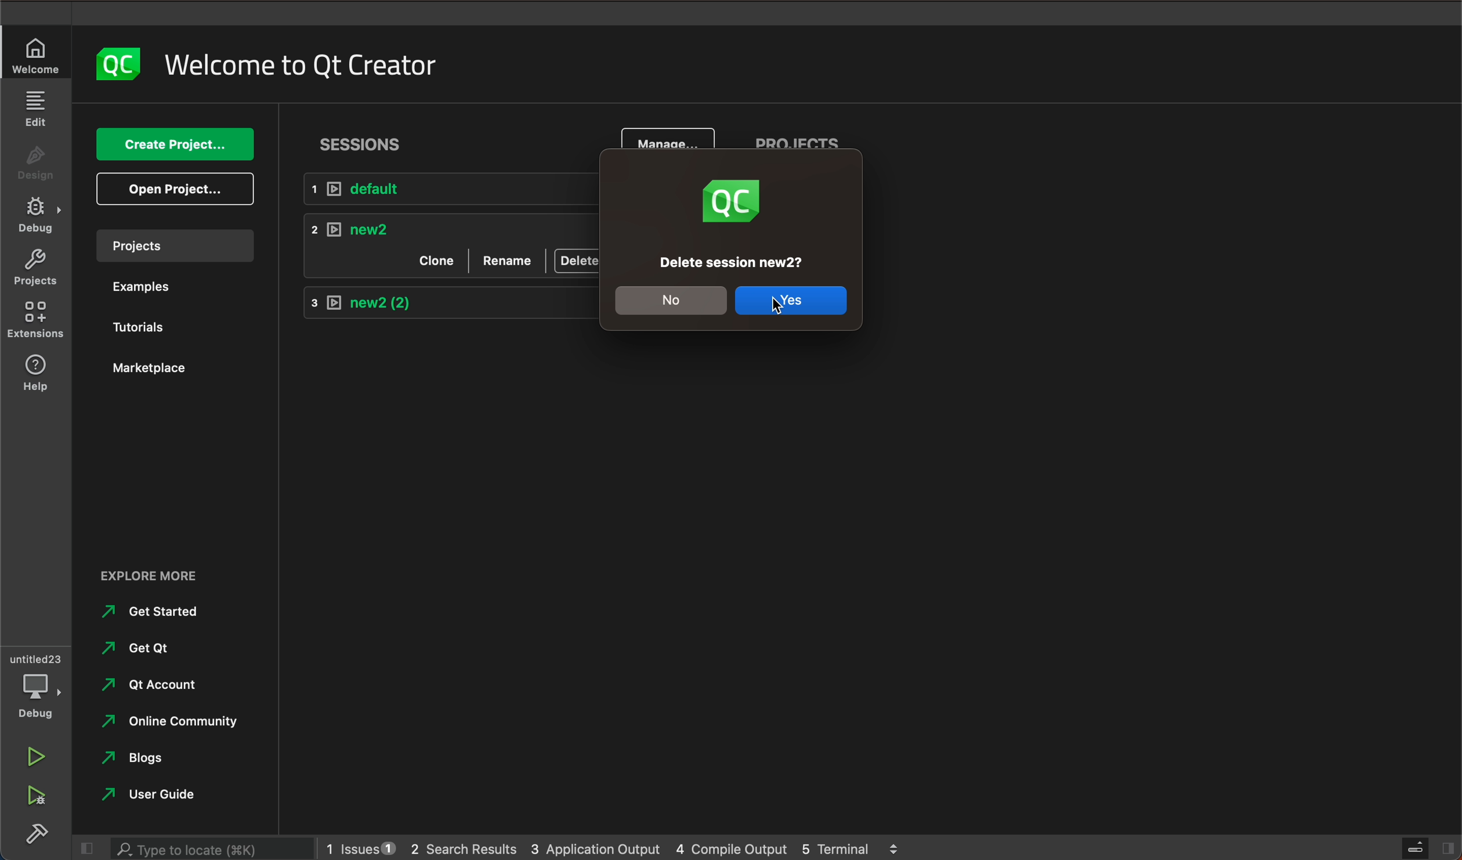  I want to click on projects, so click(182, 245).